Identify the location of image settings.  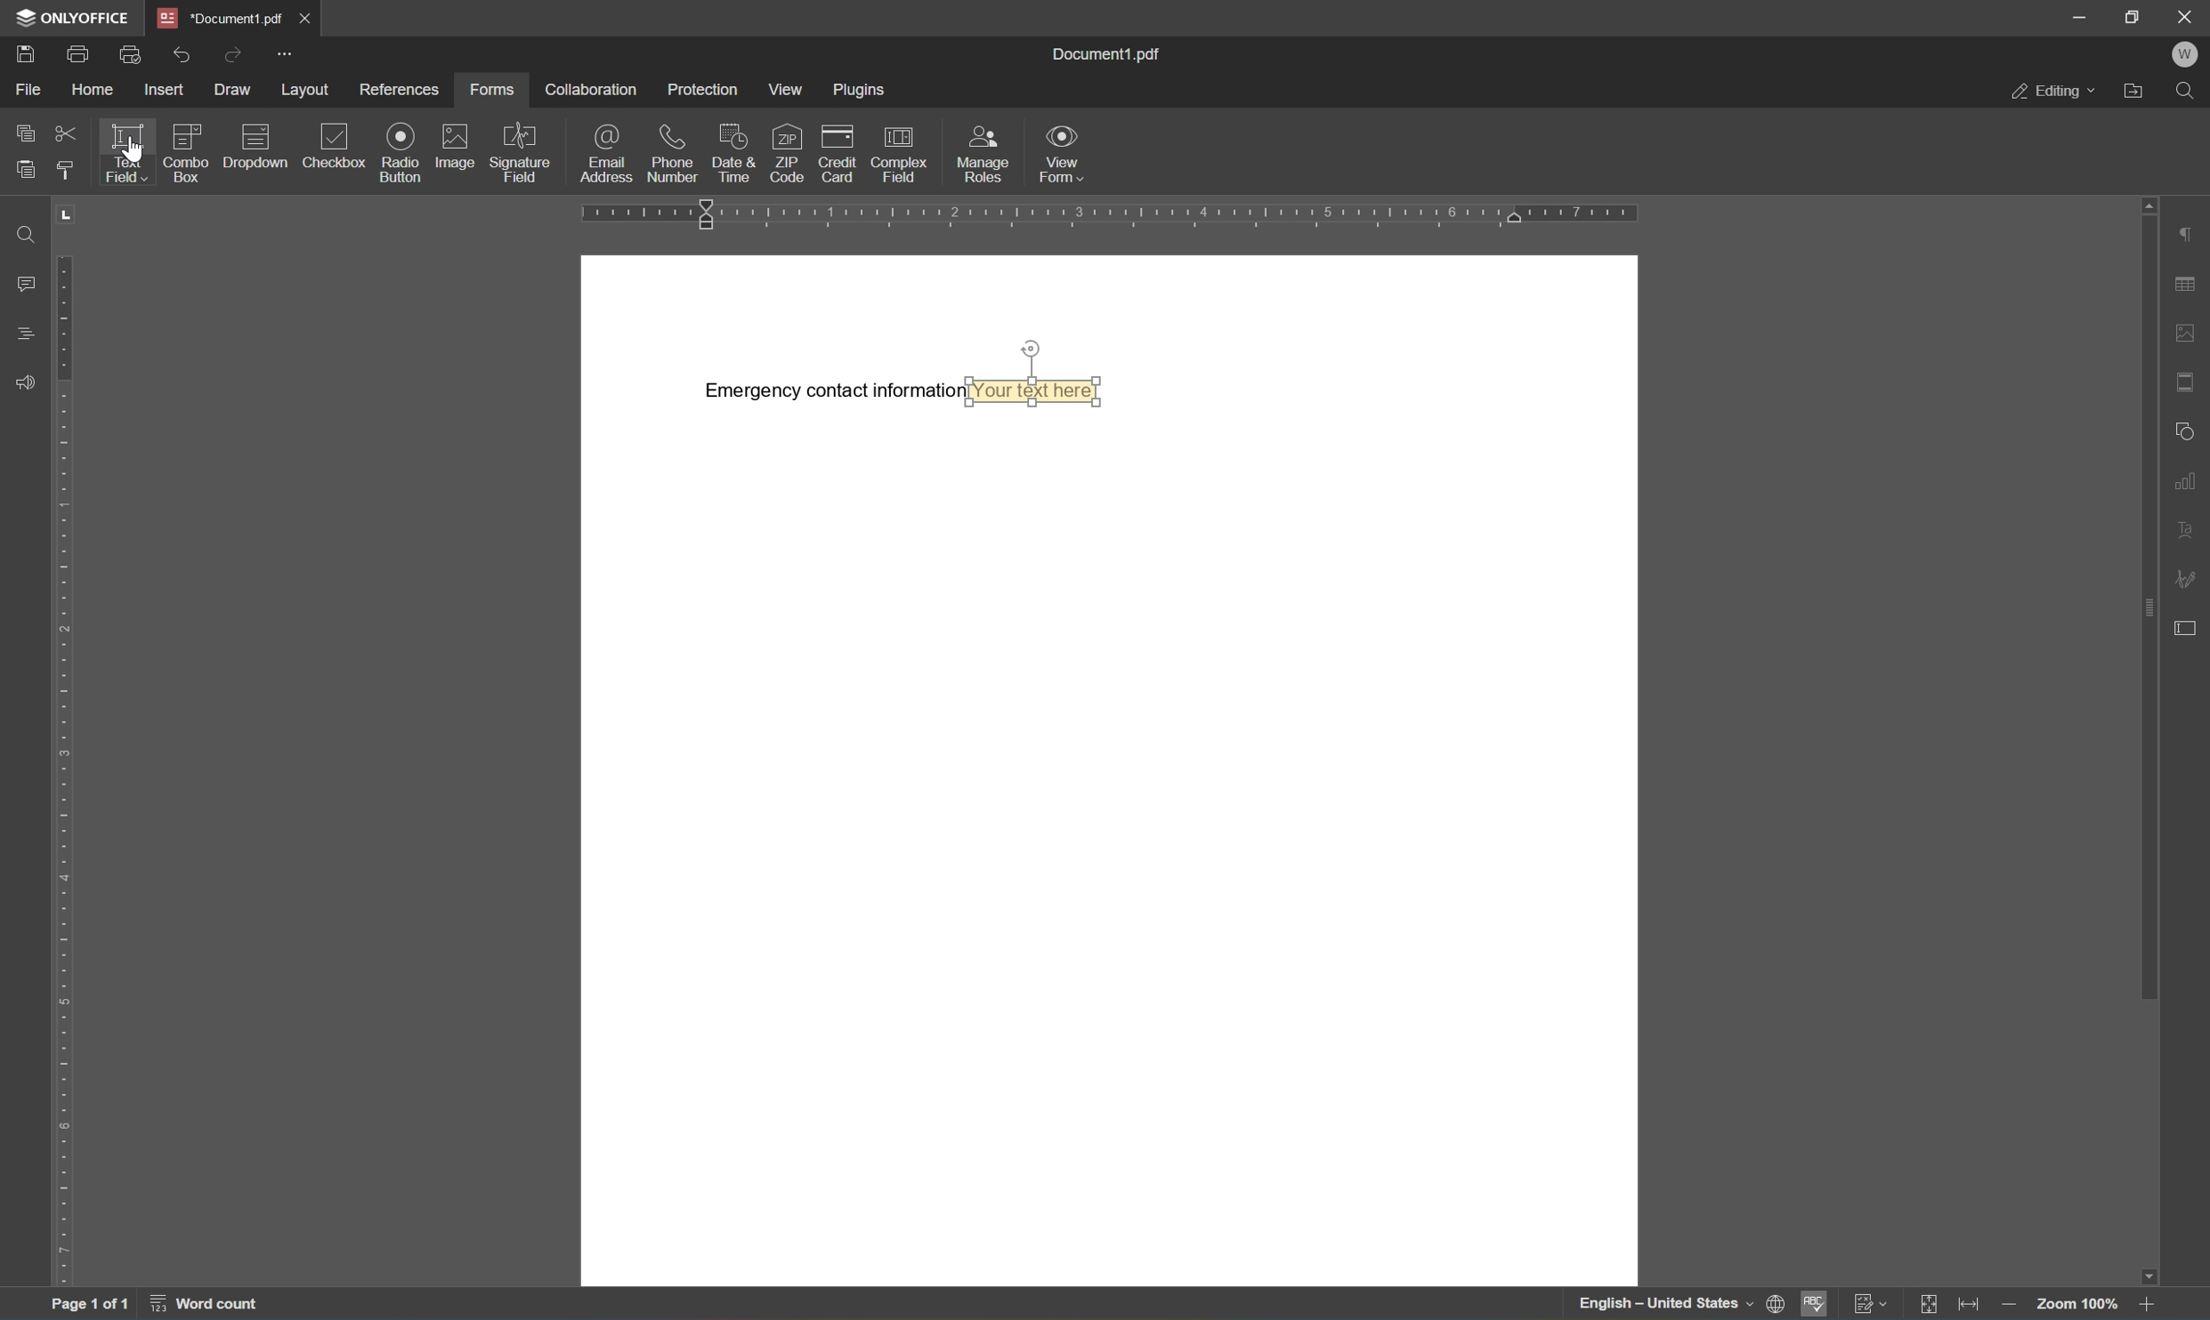
(2190, 326).